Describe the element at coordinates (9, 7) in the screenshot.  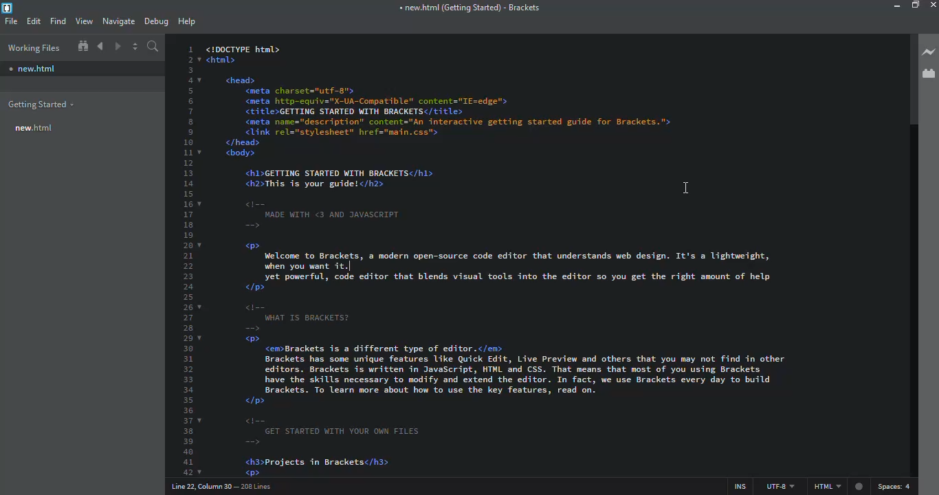
I see `brackets` at that location.